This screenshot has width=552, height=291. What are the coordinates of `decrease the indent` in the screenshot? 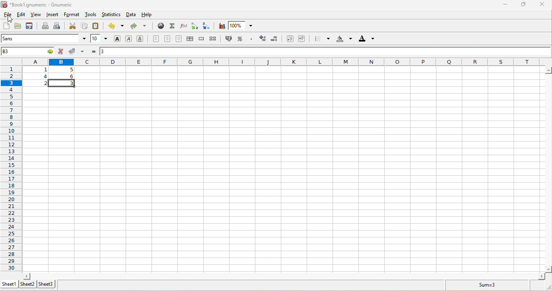 It's located at (288, 39).